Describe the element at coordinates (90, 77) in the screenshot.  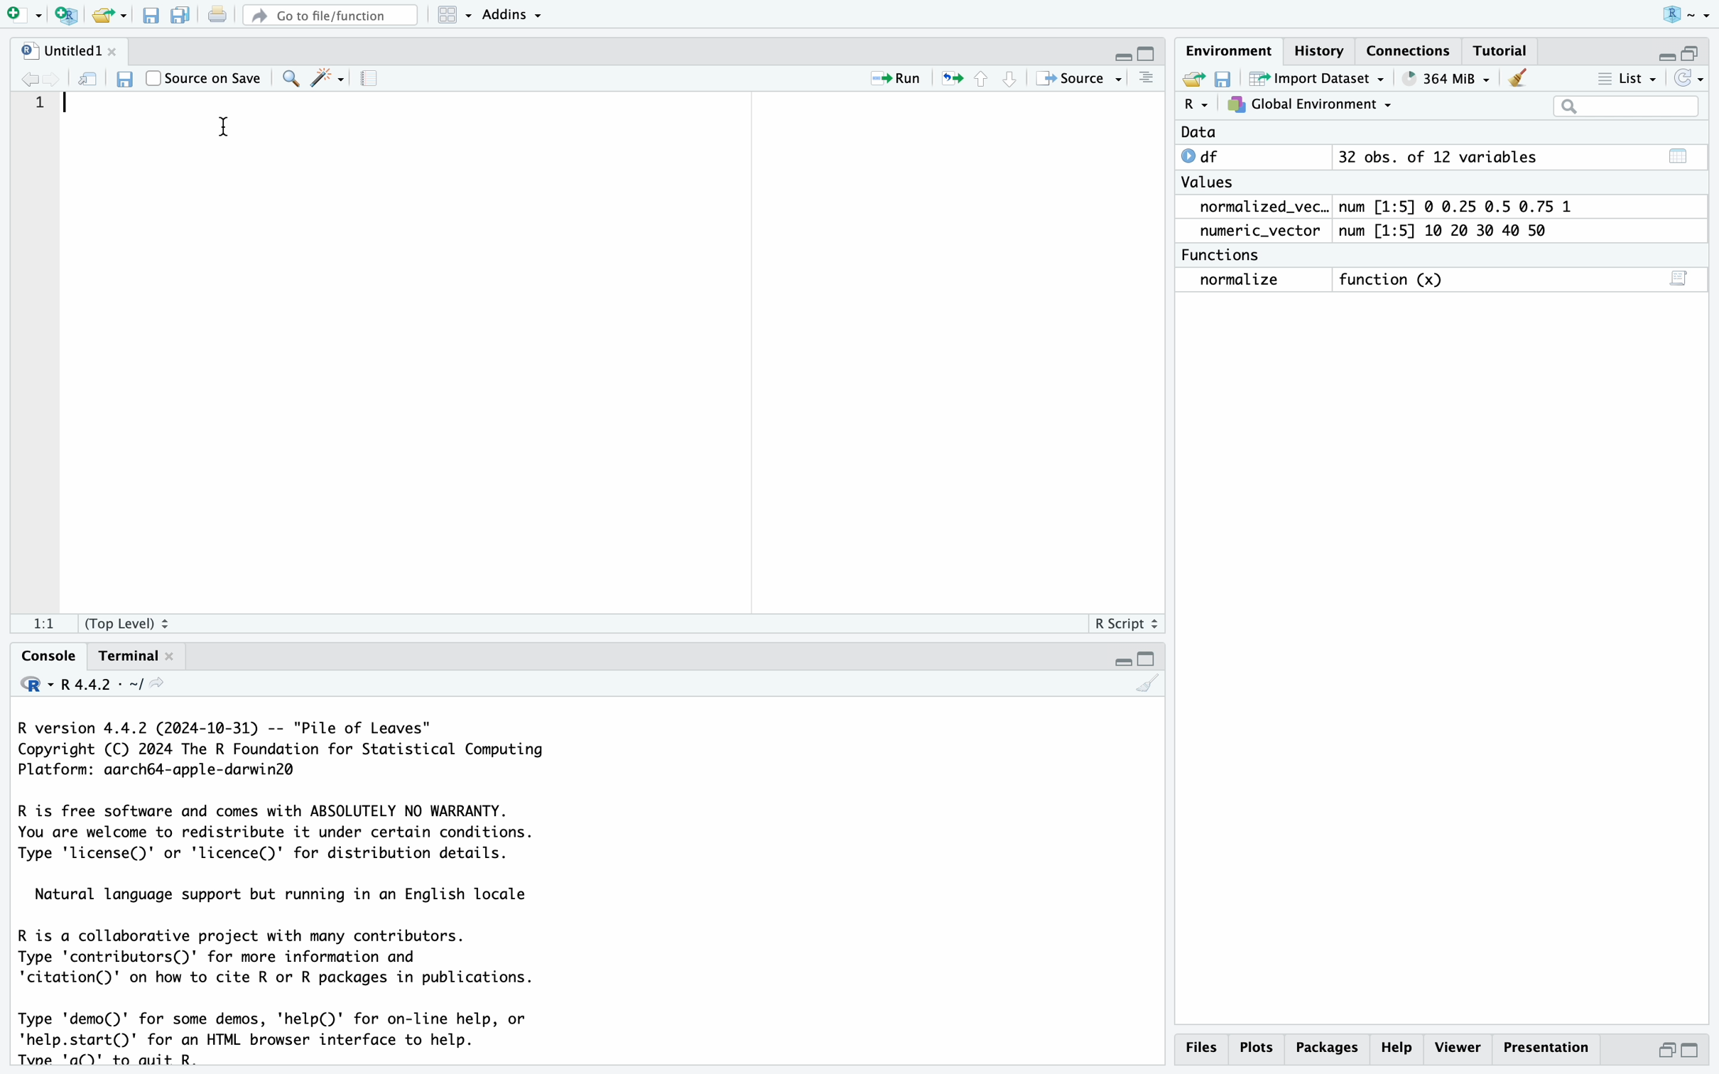
I see `Refresh` at that location.